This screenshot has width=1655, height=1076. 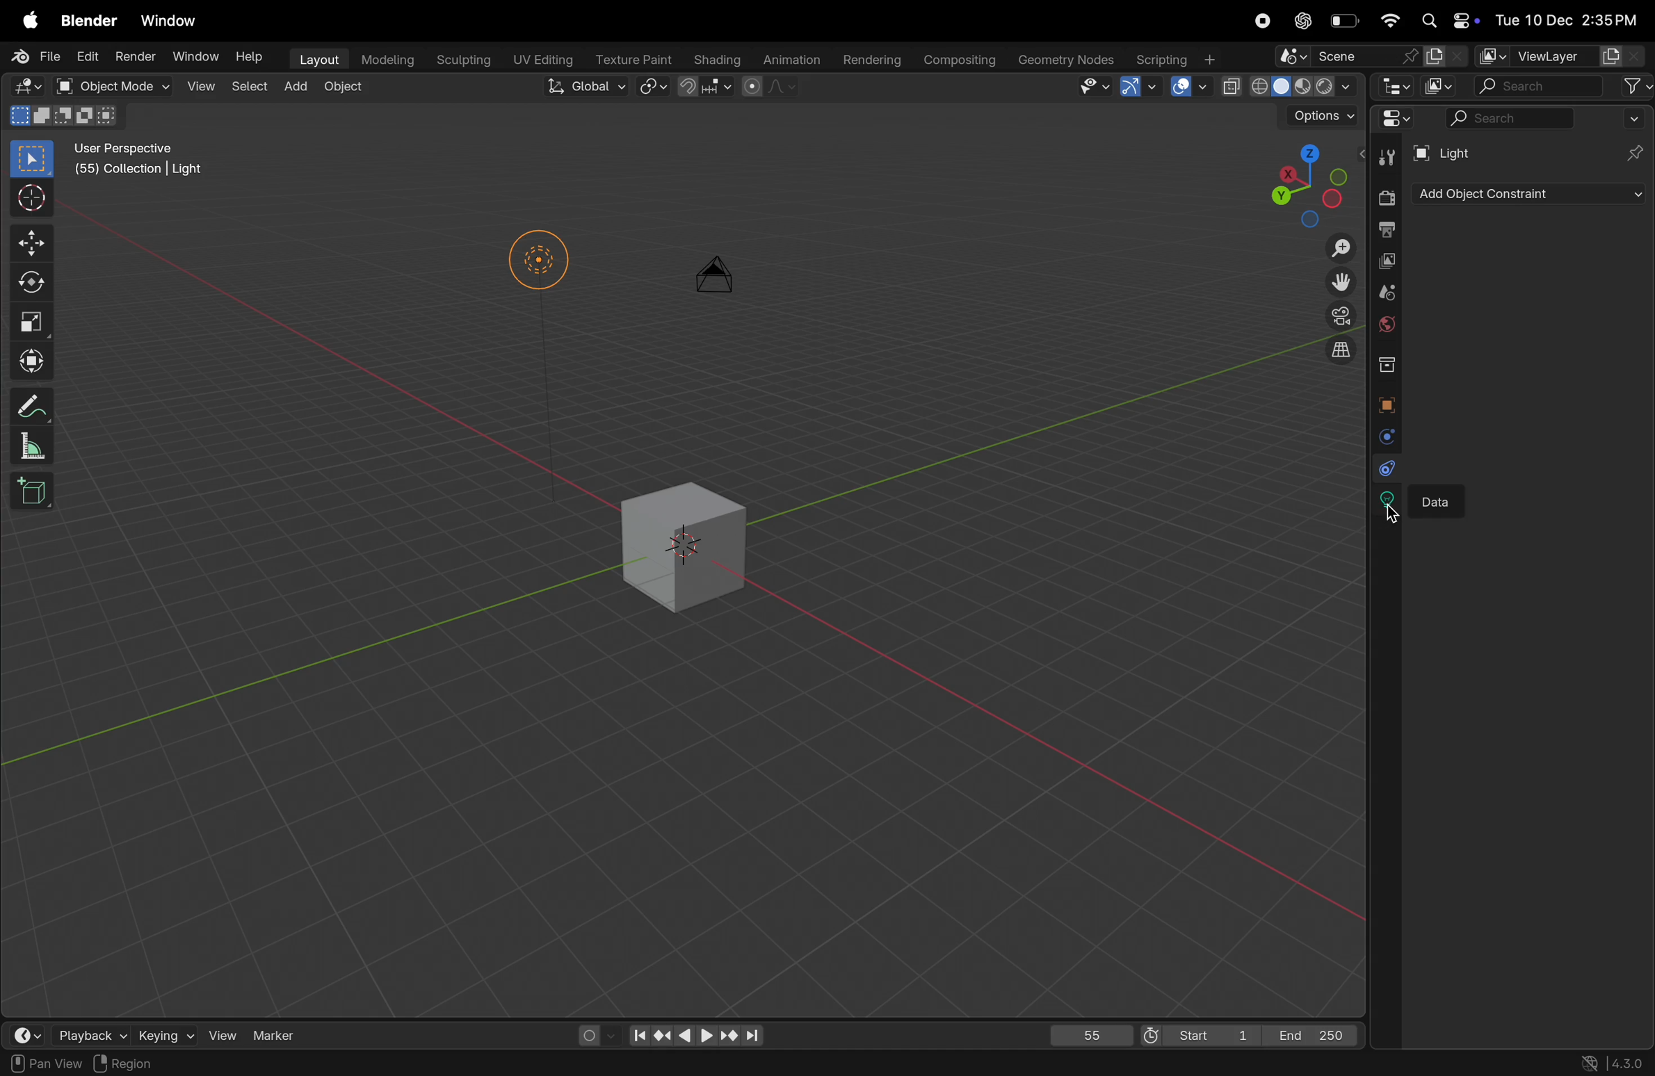 I want to click on animation, so click(x=791, y=59).